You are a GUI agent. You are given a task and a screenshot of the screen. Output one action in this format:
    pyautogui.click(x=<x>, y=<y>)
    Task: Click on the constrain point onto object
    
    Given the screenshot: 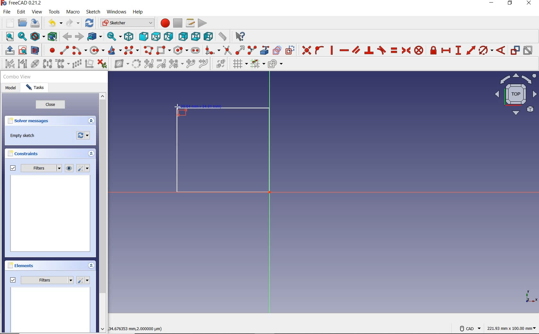 What is the action you would take?
    pyautogui.click(x=319, y=50)
    